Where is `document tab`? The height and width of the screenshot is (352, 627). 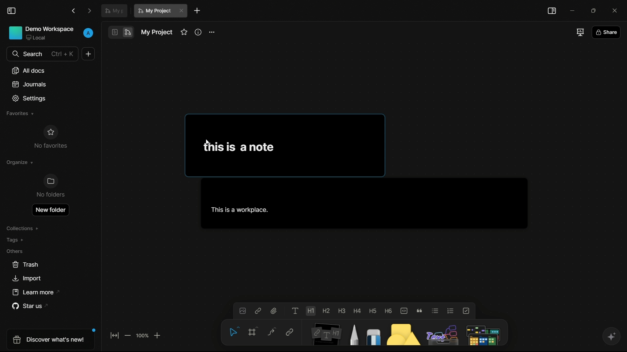
document tab is located at coordinates (114, 10).